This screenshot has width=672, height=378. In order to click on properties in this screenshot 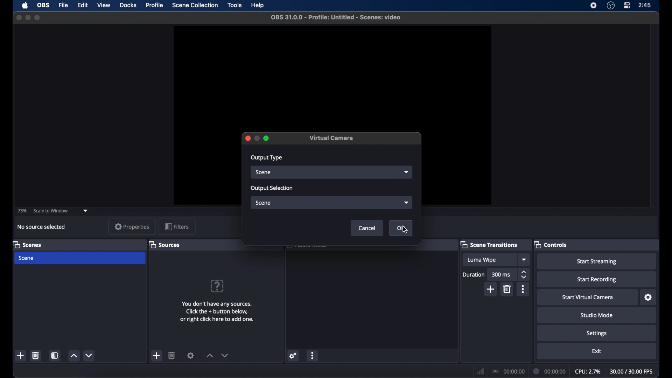, I will do `click(132, 226)`.